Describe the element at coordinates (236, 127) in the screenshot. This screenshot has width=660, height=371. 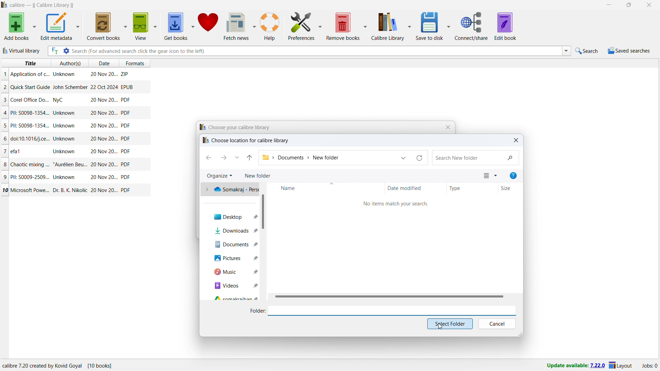
I see `Choose your library ` at that location.